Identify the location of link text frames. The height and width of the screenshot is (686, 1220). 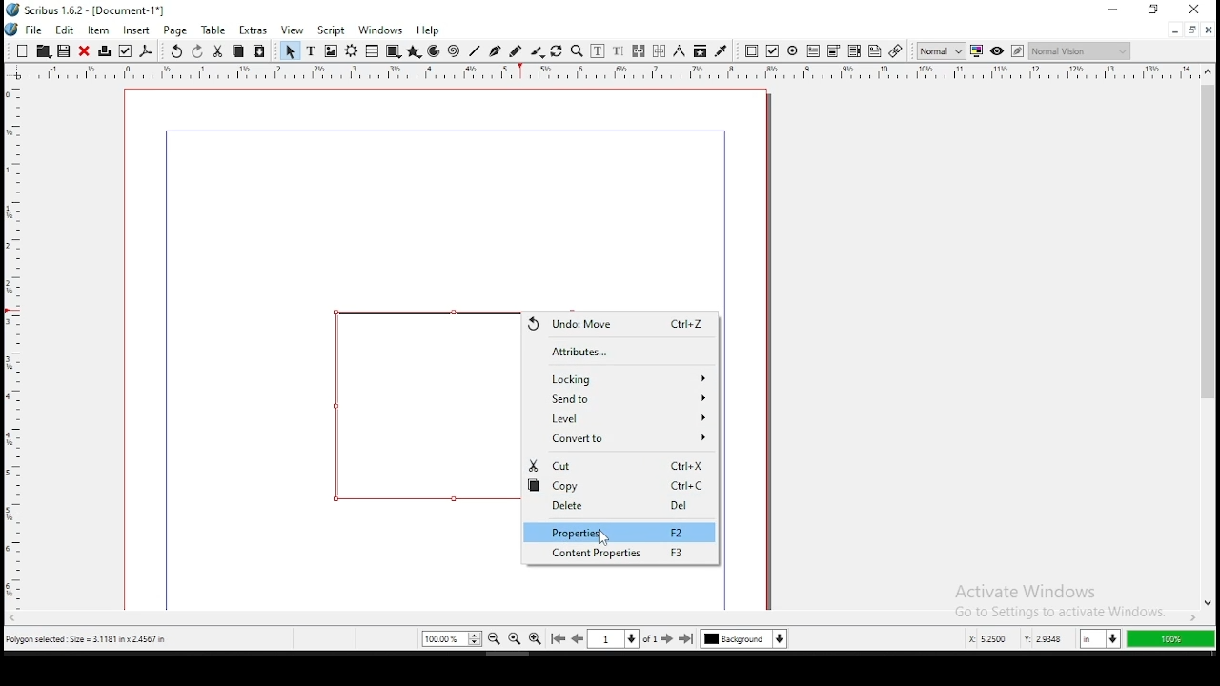
(639, 51).